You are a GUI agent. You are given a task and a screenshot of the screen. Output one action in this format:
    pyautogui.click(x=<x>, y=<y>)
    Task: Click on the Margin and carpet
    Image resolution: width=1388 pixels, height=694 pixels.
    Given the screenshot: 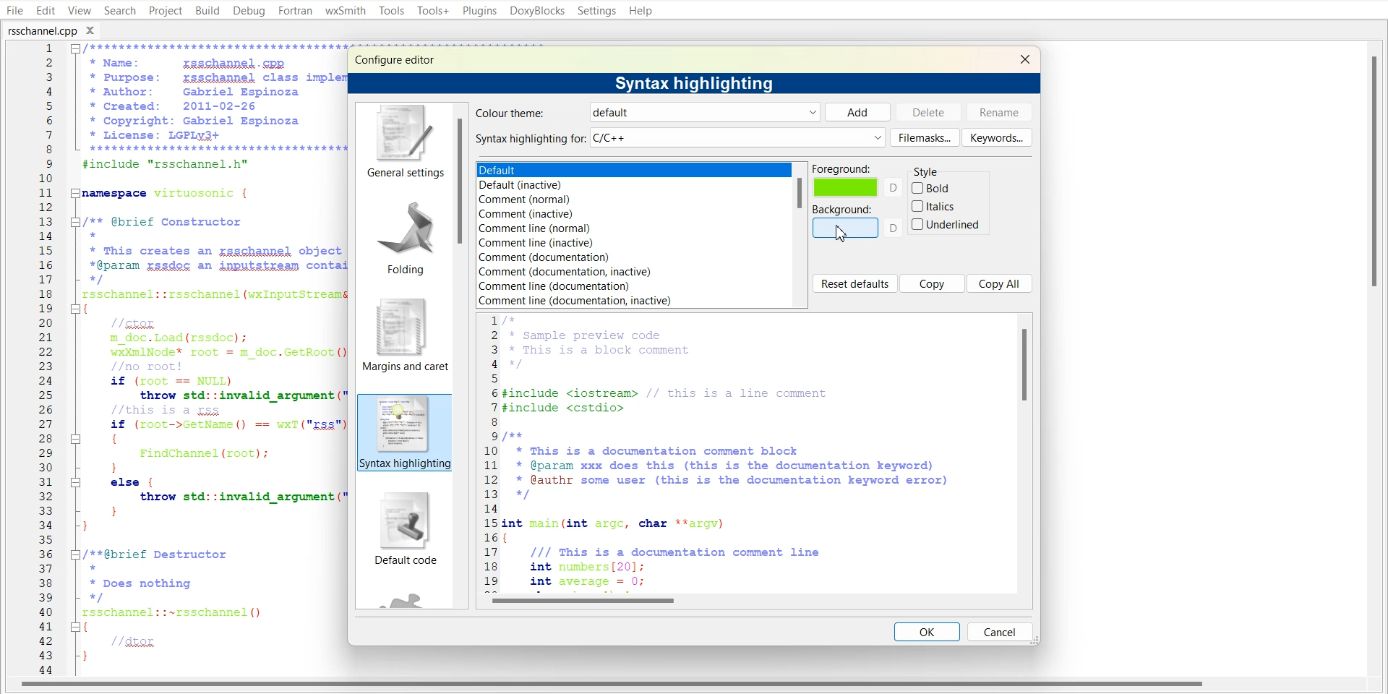 What is the action you would take?
    pyautogui.click(x=400, y=335)
    